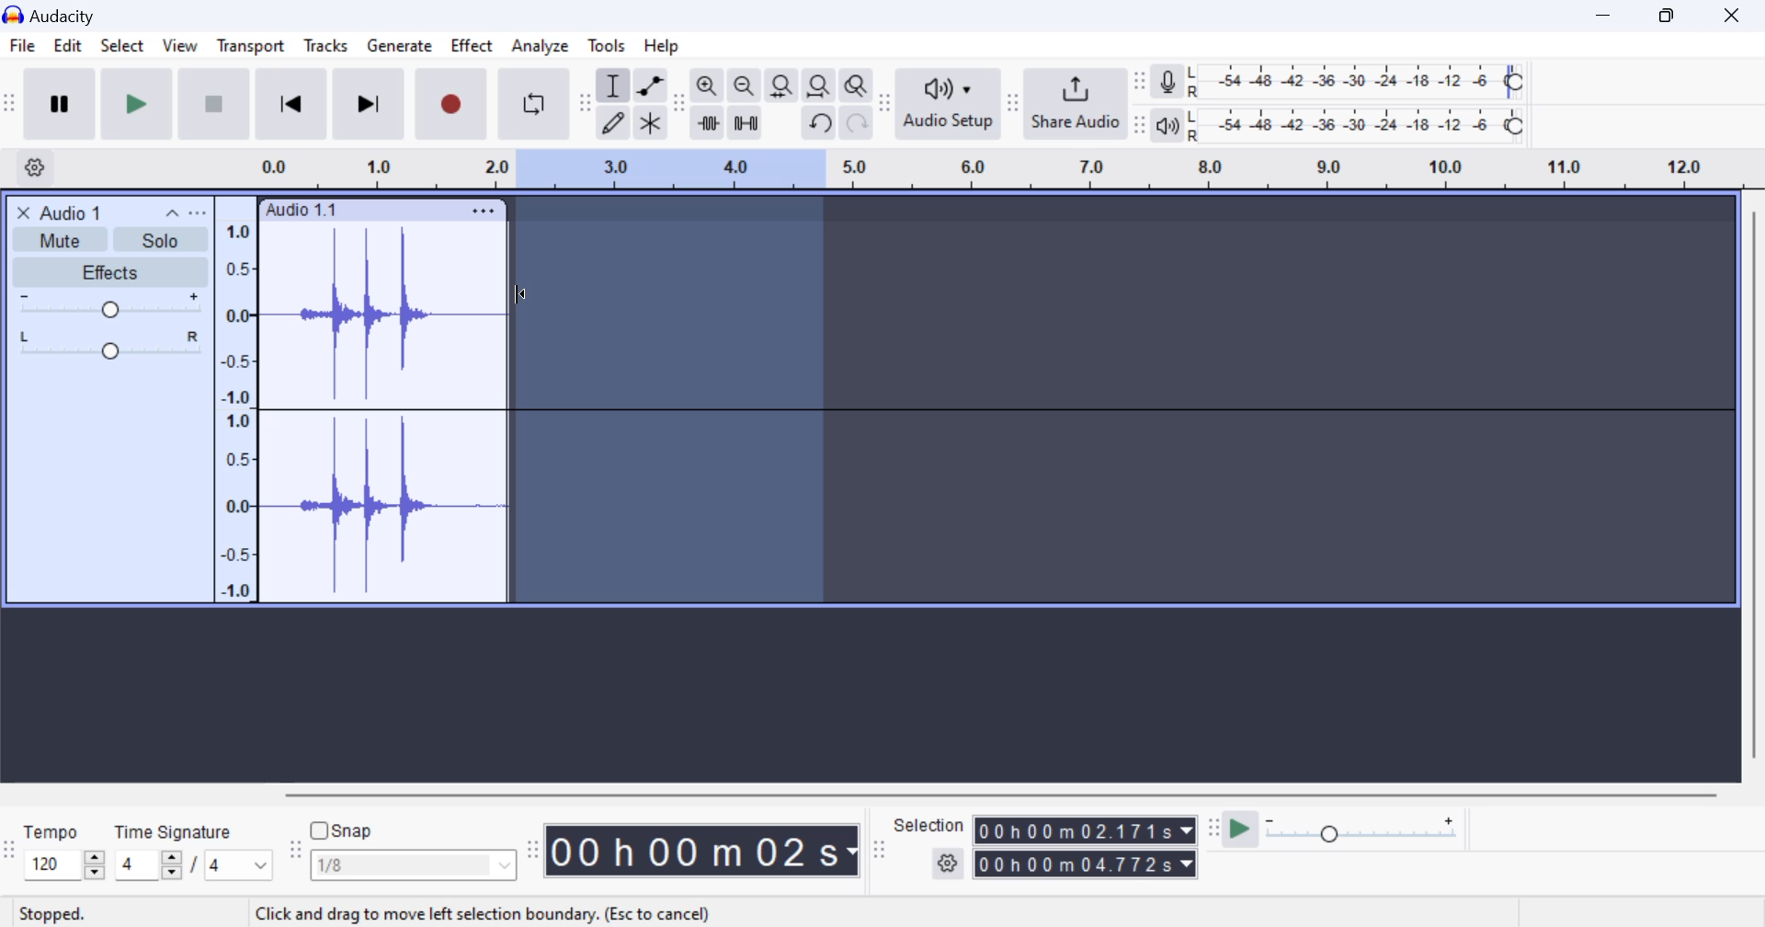 The width and height of the screenshot is (1765, 927). Describe the element at coordinates (138, 103) in the screenshot. I see `Play` at that location.